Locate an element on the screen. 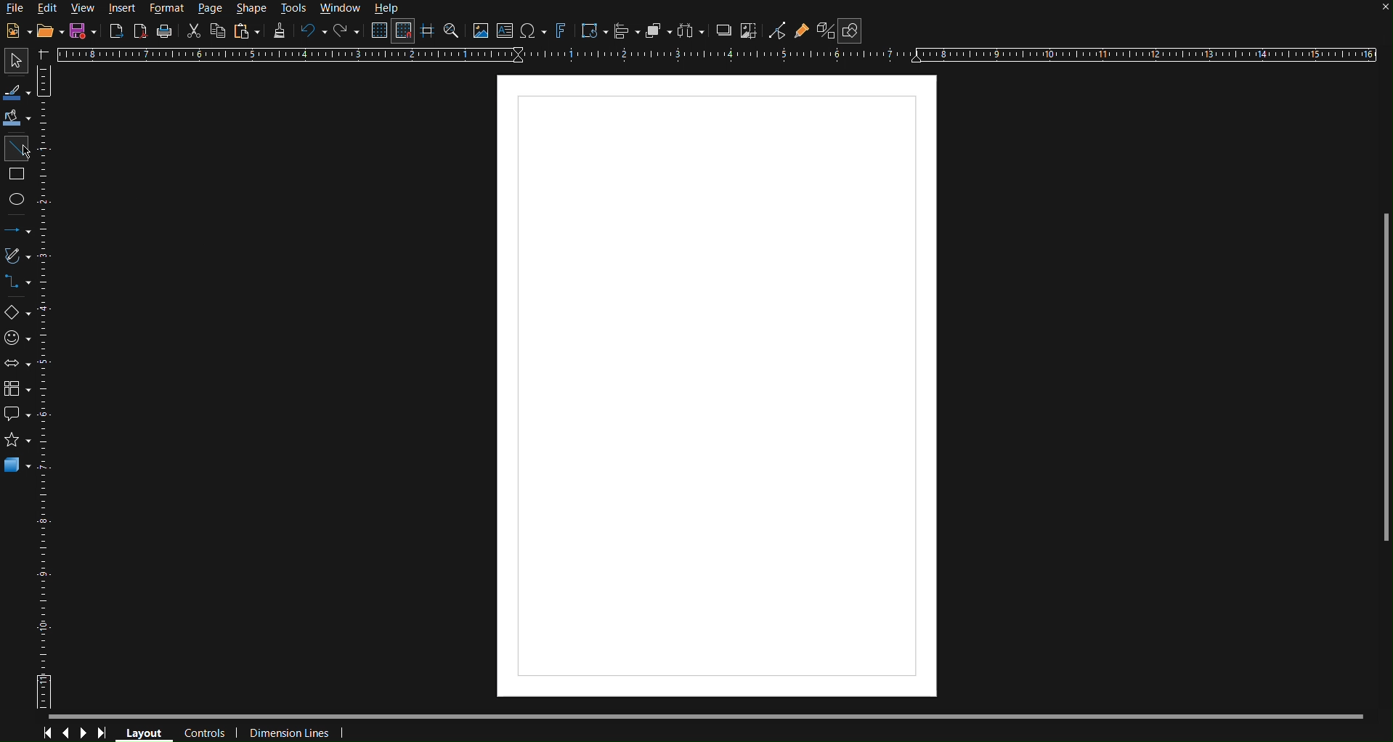  Guidelines while moving is located at coordinates (429, 30).